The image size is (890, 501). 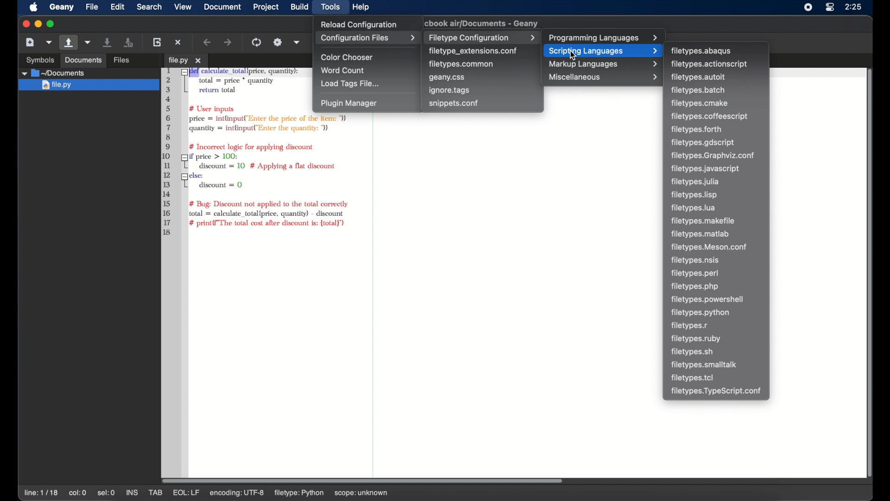 I want to click on close, so click(x=25, y=24).